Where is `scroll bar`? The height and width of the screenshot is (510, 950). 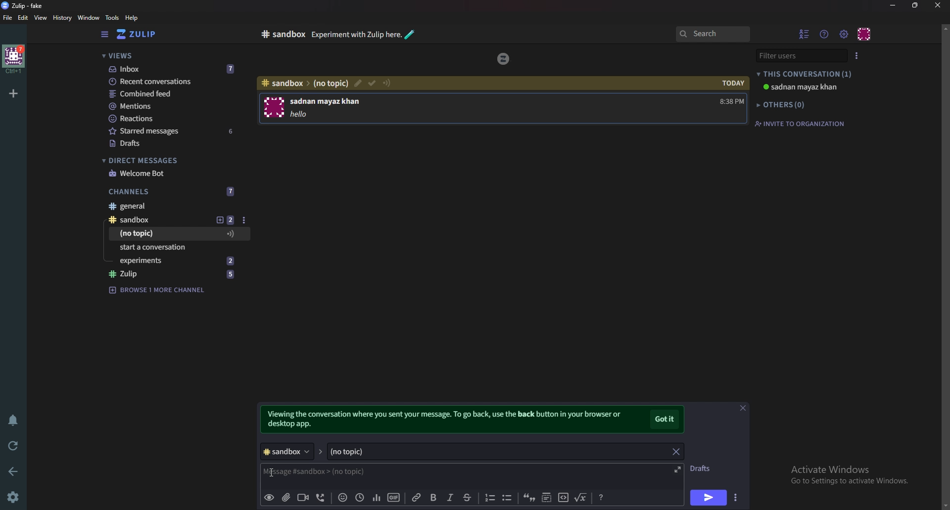 scroll bar is located at coordinates (944, 266).